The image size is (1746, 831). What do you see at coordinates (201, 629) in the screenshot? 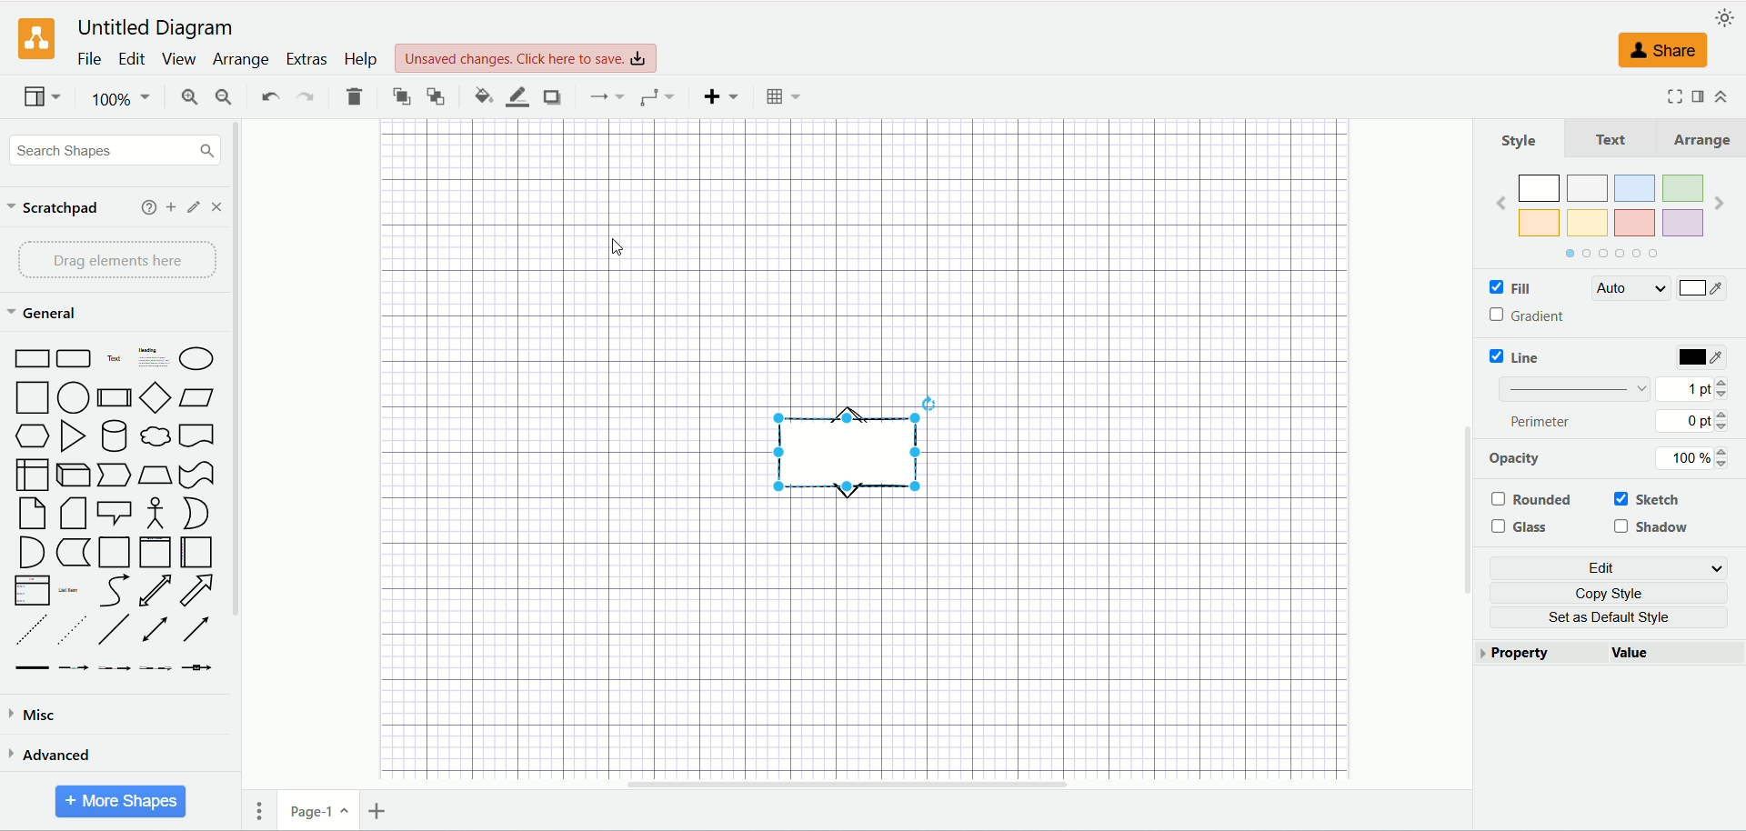
I see `Directional Arrow` at bounding box center [201, 629].